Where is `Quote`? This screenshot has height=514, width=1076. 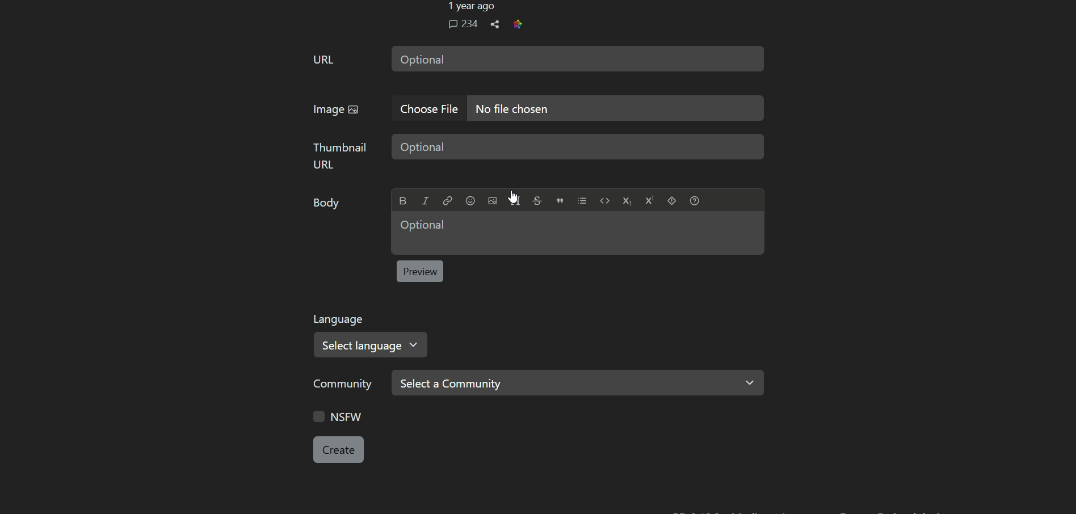
Quote is located at coordinates (560, 200).